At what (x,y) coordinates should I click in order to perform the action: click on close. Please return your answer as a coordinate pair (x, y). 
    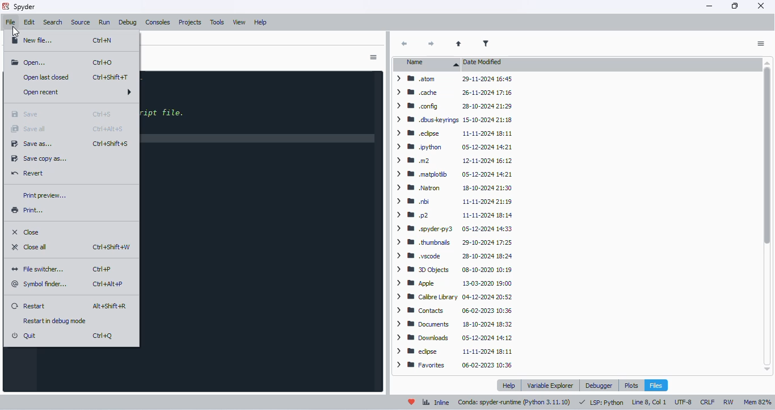
    Looking at the image, I should click on (761, 6).